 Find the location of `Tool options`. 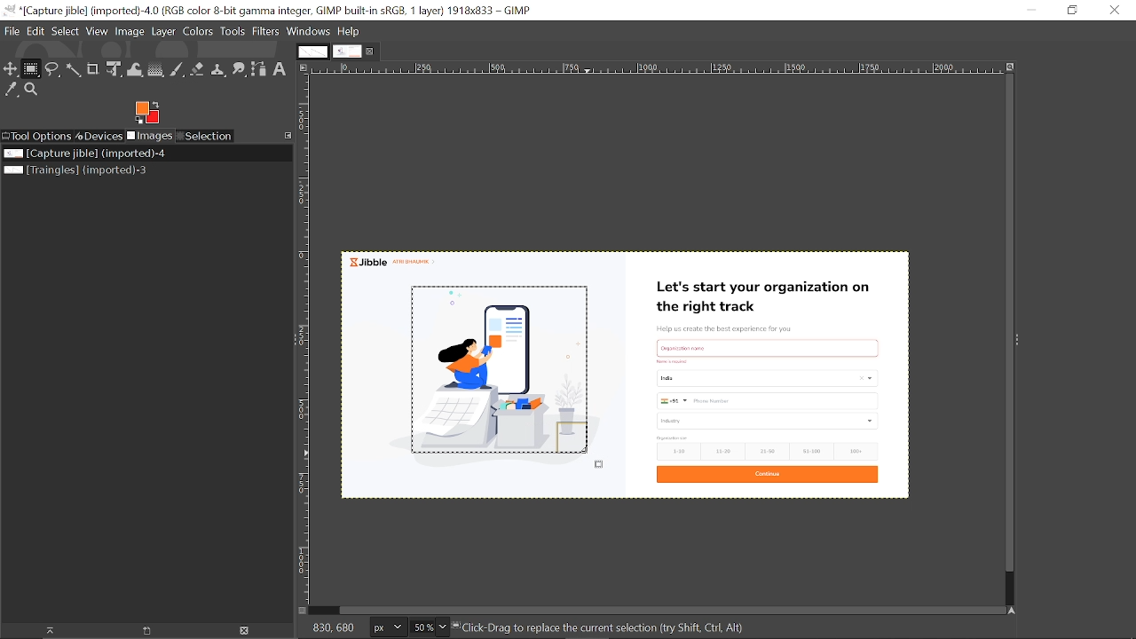

Tool options is located at coordinates (38, 136).